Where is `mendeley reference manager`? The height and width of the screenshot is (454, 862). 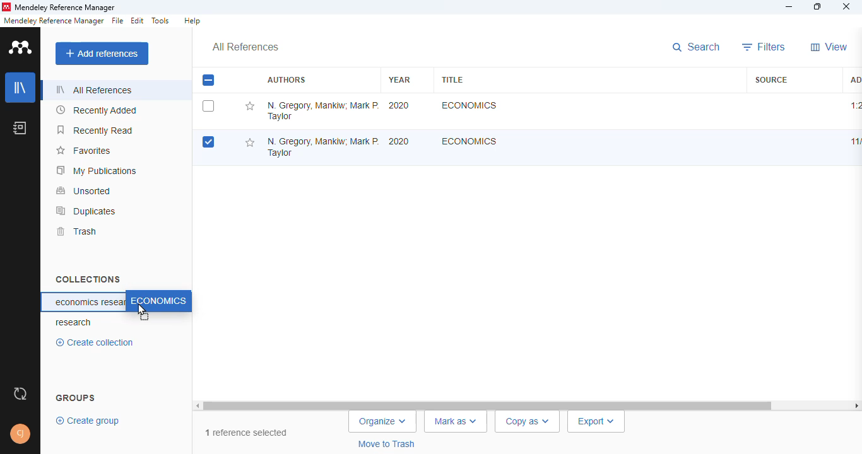
mendeley reference manager is located at coordinates (54, 21).